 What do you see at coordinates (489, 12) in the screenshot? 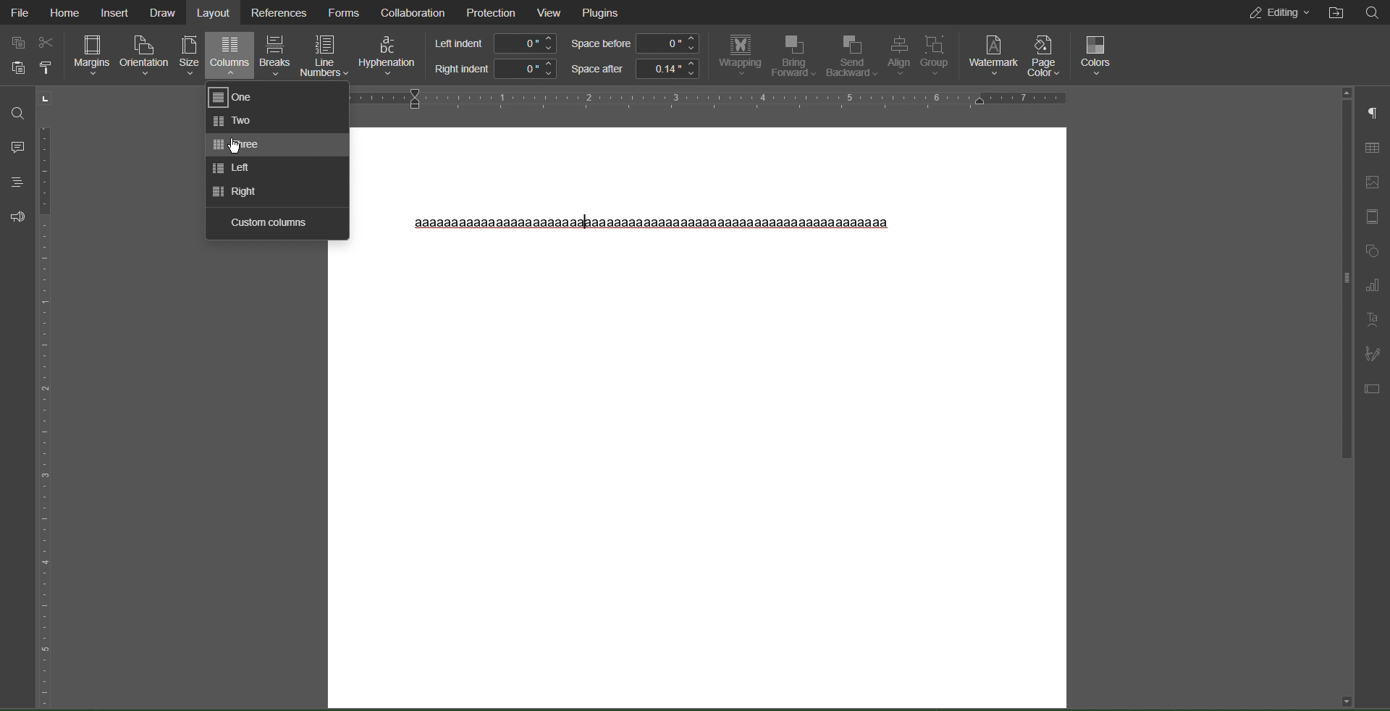
I see `Protection` at bounding box center [489, 12].